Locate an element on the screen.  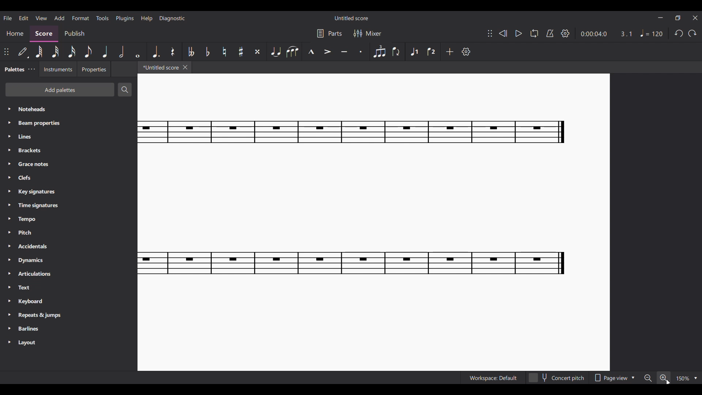
32nd note is located at coordinates (56, 52).